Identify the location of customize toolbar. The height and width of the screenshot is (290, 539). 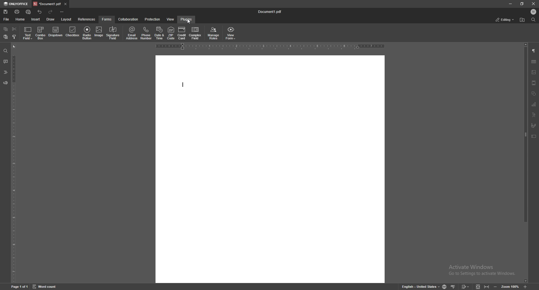
(62, 12).